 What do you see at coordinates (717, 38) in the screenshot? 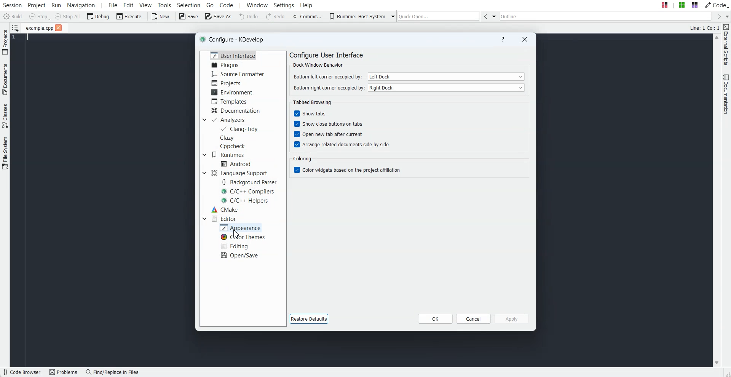
I see `Scroll up` at bounding box center [717, 38].